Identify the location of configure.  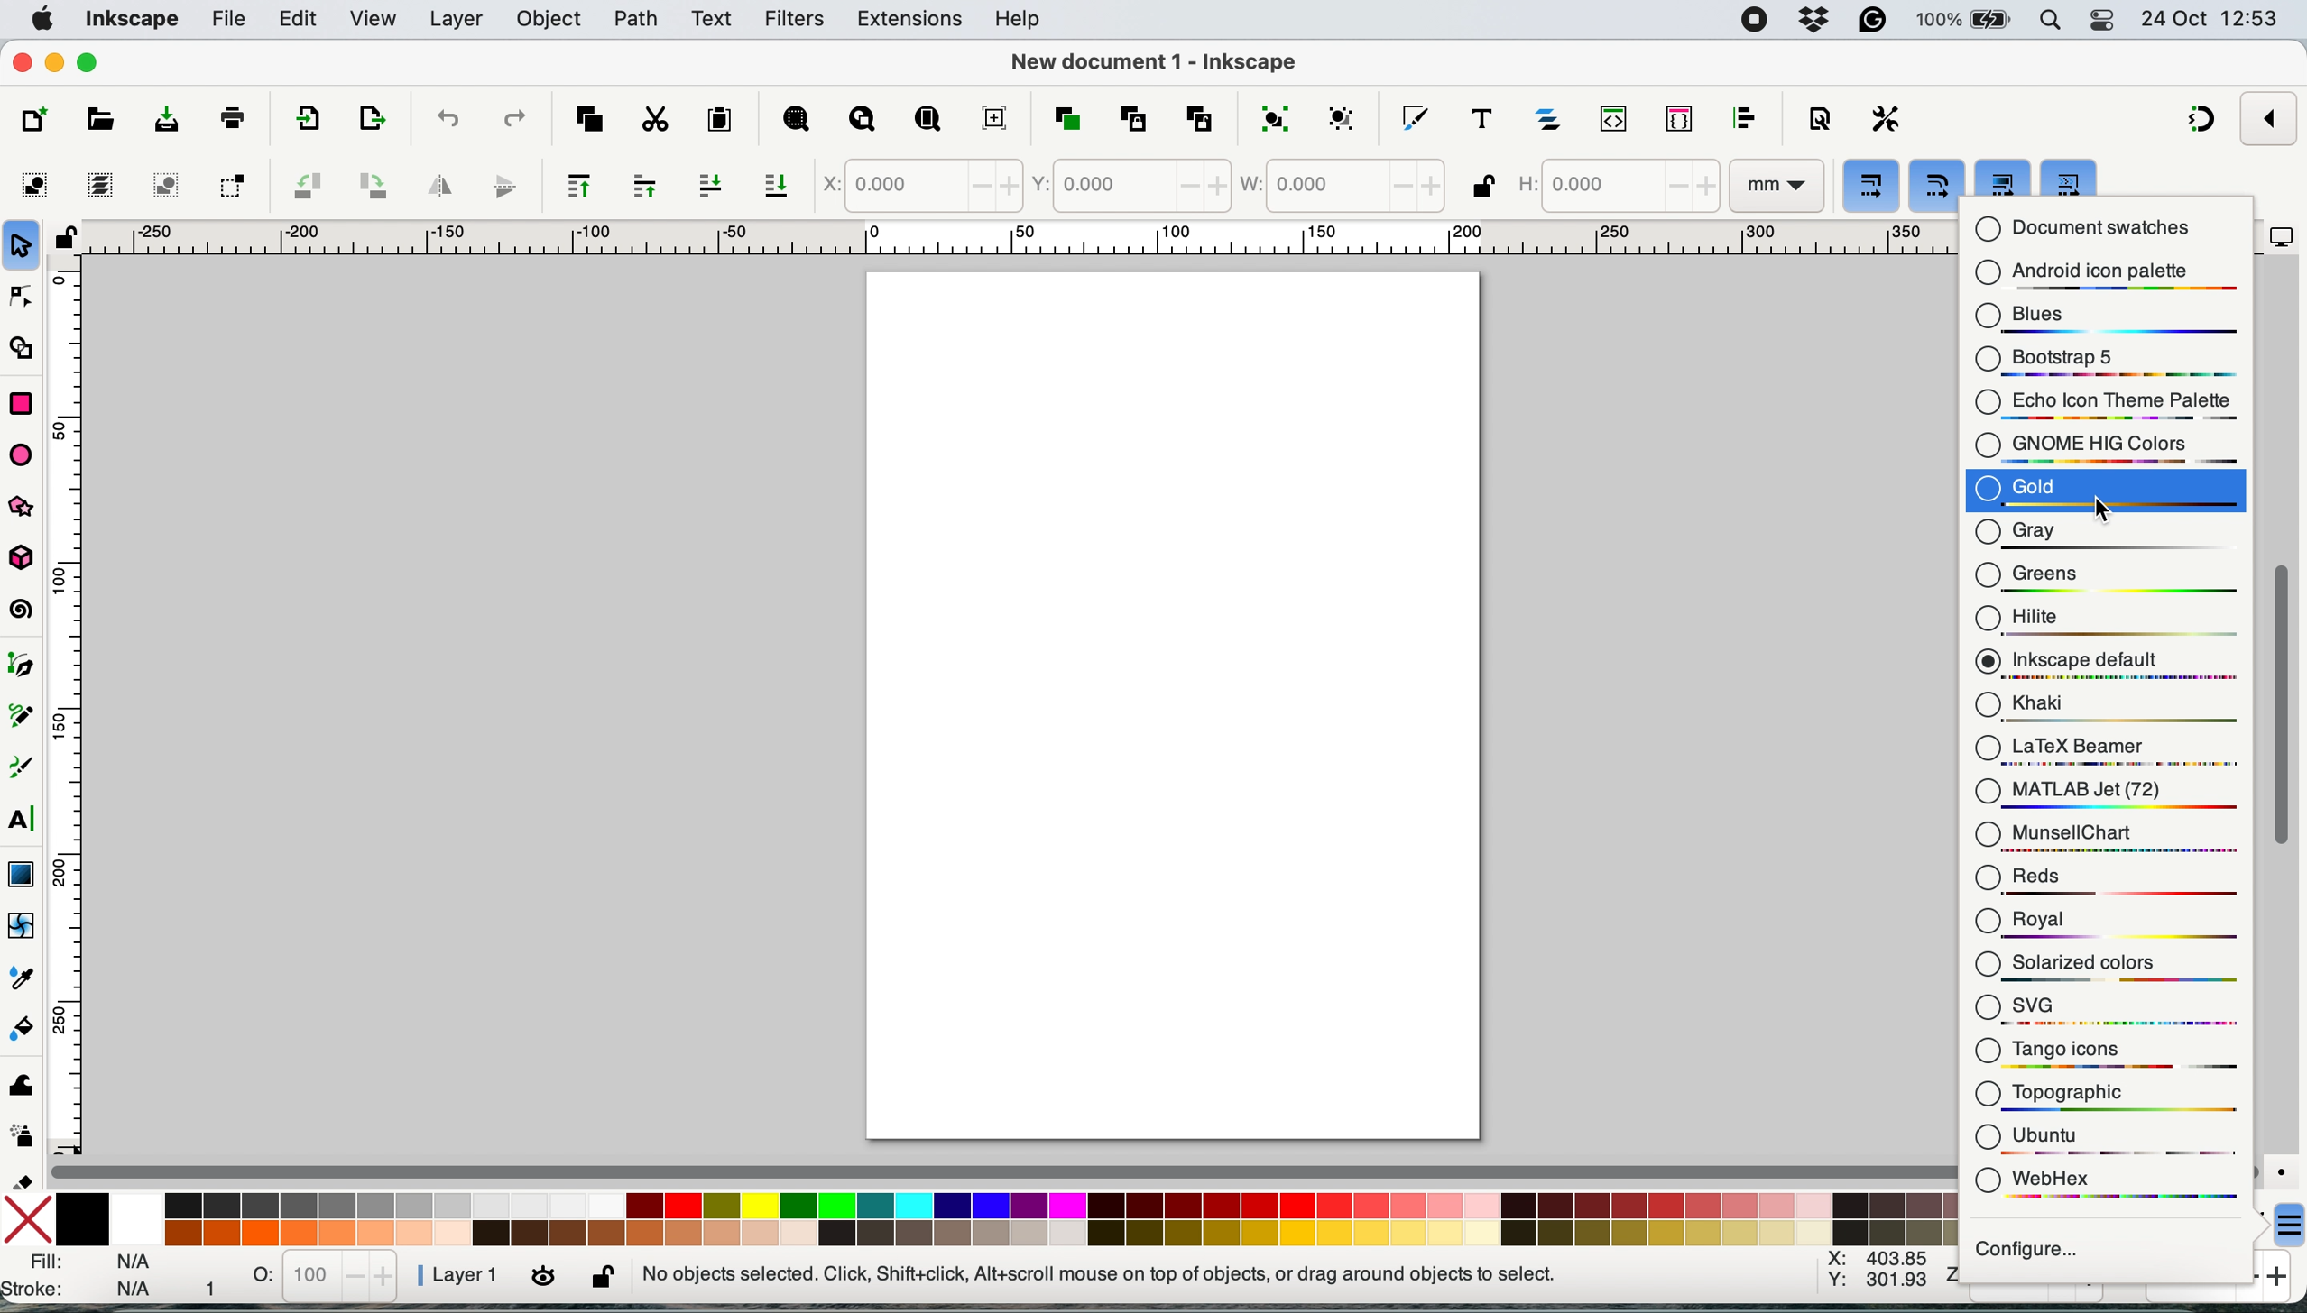
(2028, 1251).